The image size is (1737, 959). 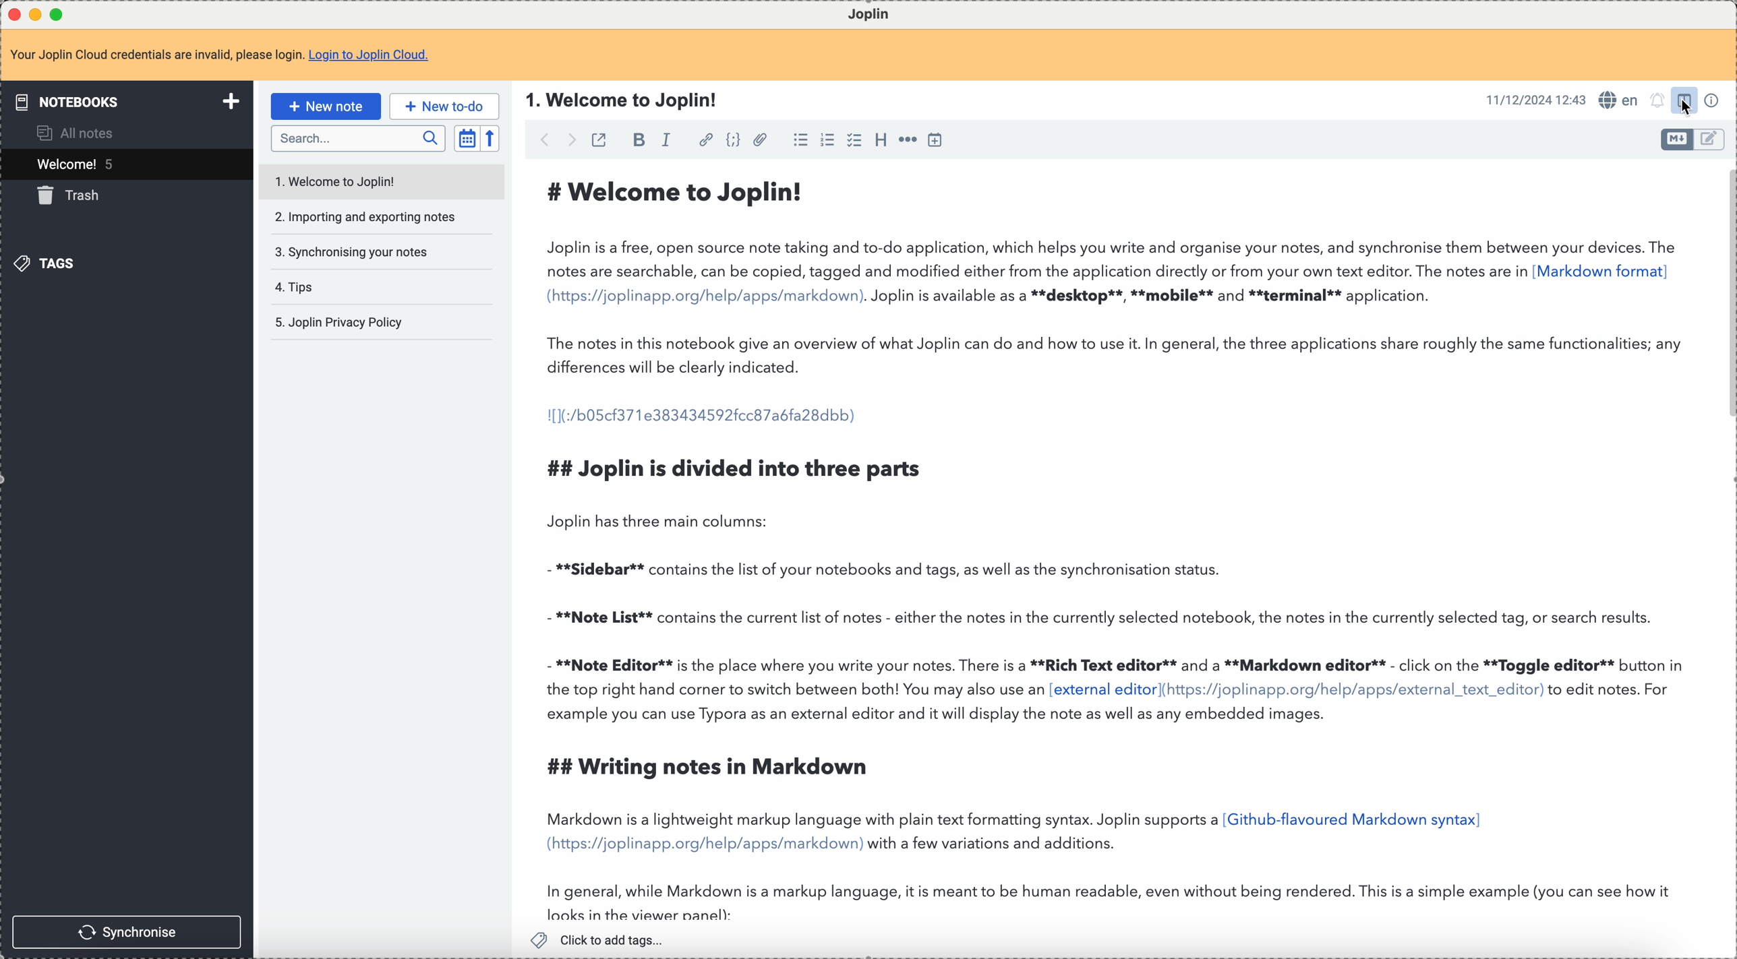 What do you see at coordinates (575, 140) in the screenshot?
I see `foward` at bounding box center [575, 140].